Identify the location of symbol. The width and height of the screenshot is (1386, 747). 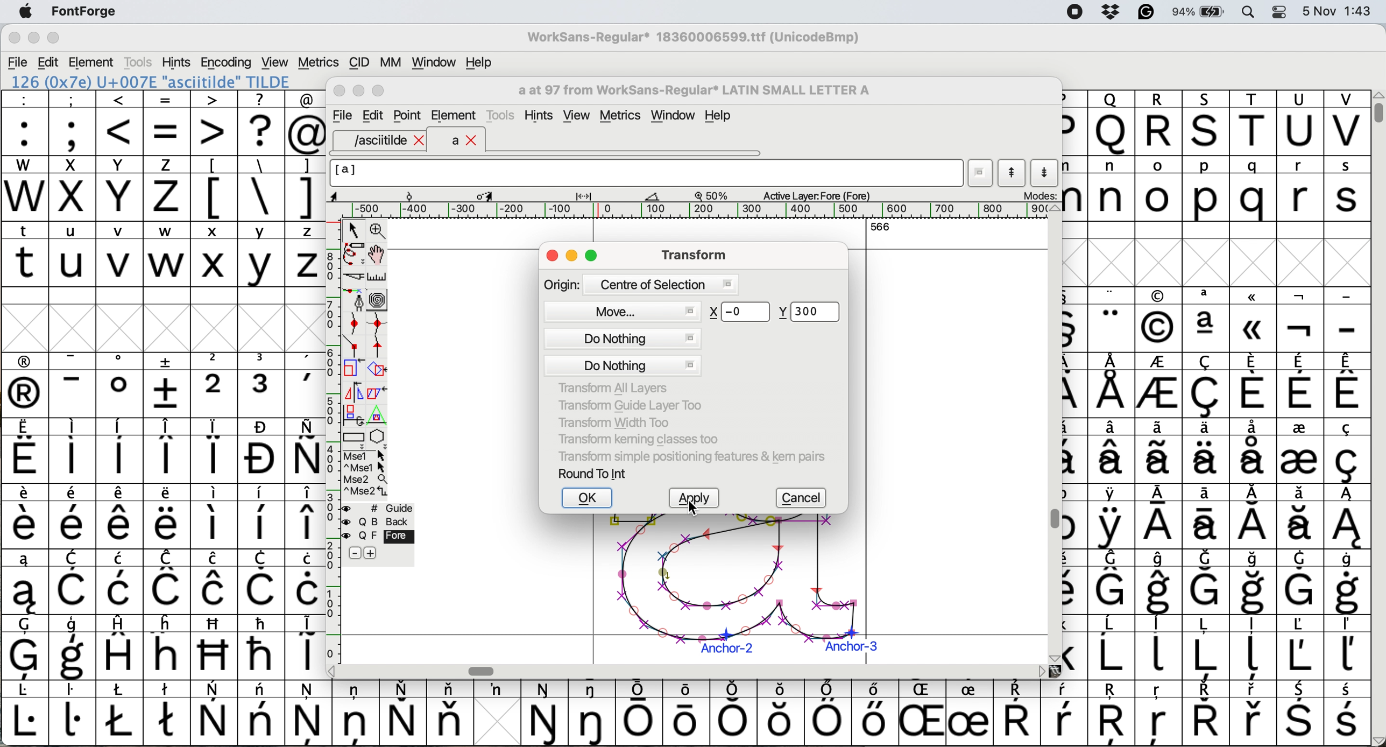
(402, 713).